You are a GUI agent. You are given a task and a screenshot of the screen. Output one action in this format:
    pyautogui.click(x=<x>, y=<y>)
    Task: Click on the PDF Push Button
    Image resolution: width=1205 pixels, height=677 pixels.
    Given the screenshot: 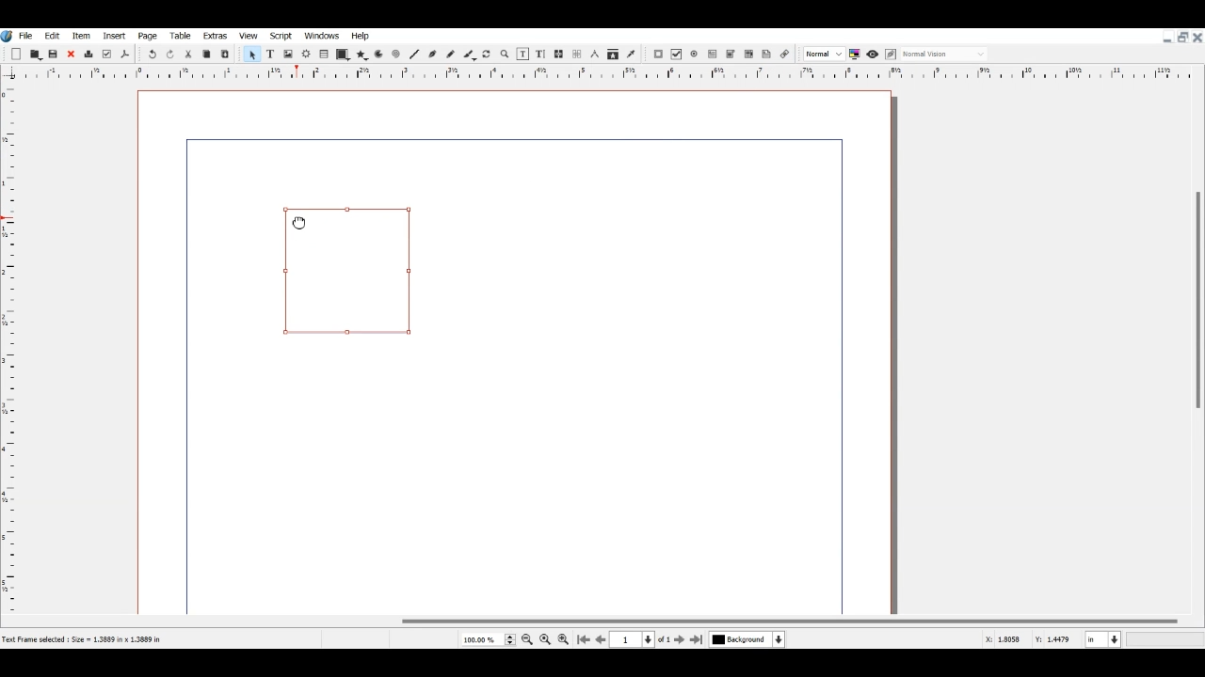 What is the action you would take?
    pyautogui.click(x=658, y=55)
    